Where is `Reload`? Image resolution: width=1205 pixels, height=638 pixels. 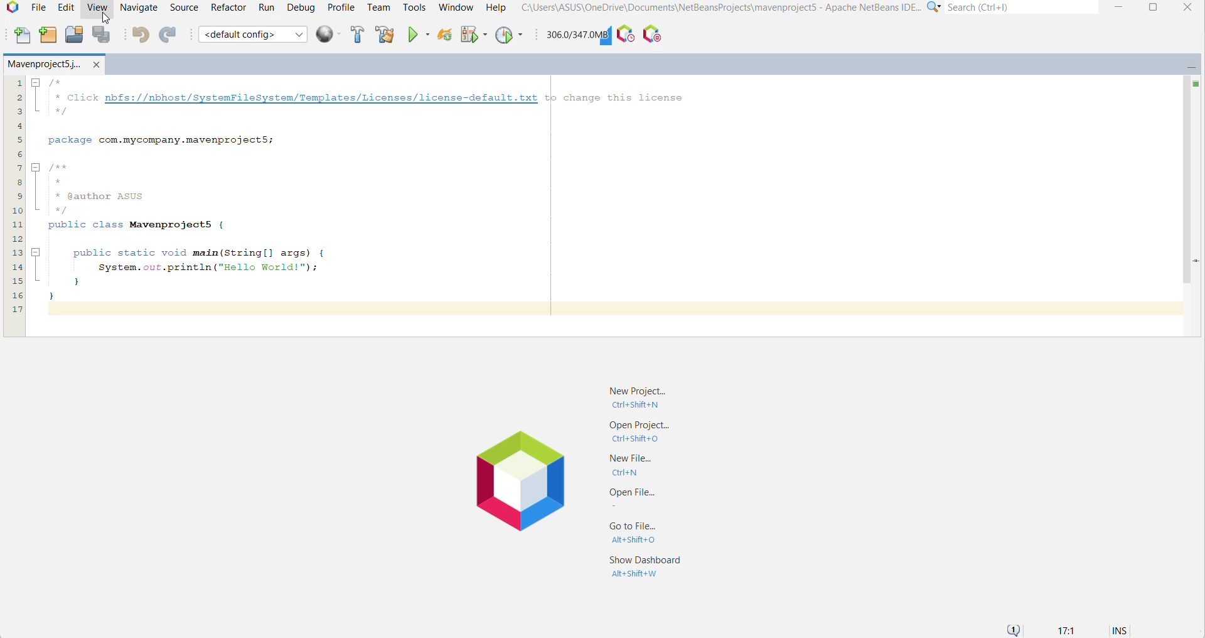
Reload is located at coordinates (445, 35).